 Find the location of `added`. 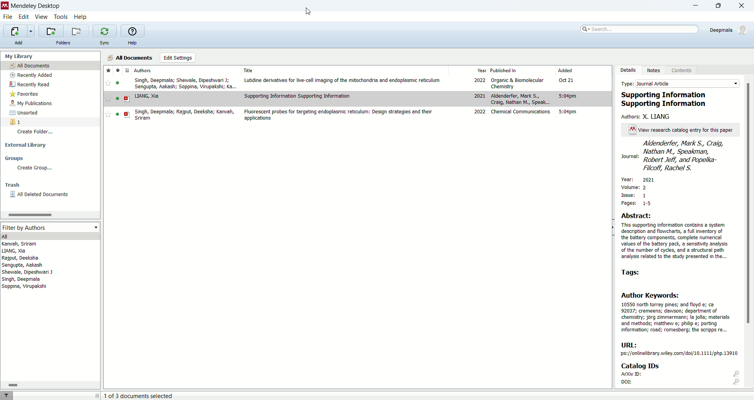

added is located at coordinates (565, 70).